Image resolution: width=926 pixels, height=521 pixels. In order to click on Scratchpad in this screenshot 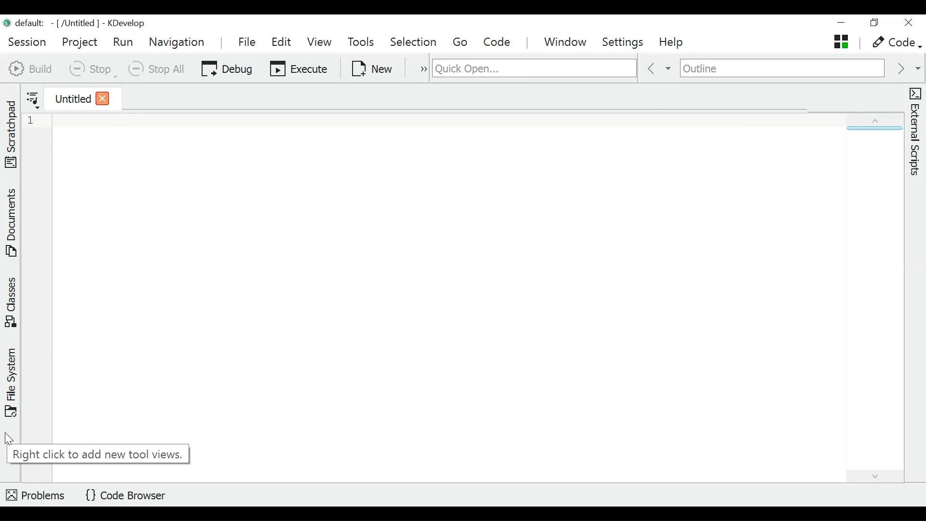, I will do `click(11, 132)`.